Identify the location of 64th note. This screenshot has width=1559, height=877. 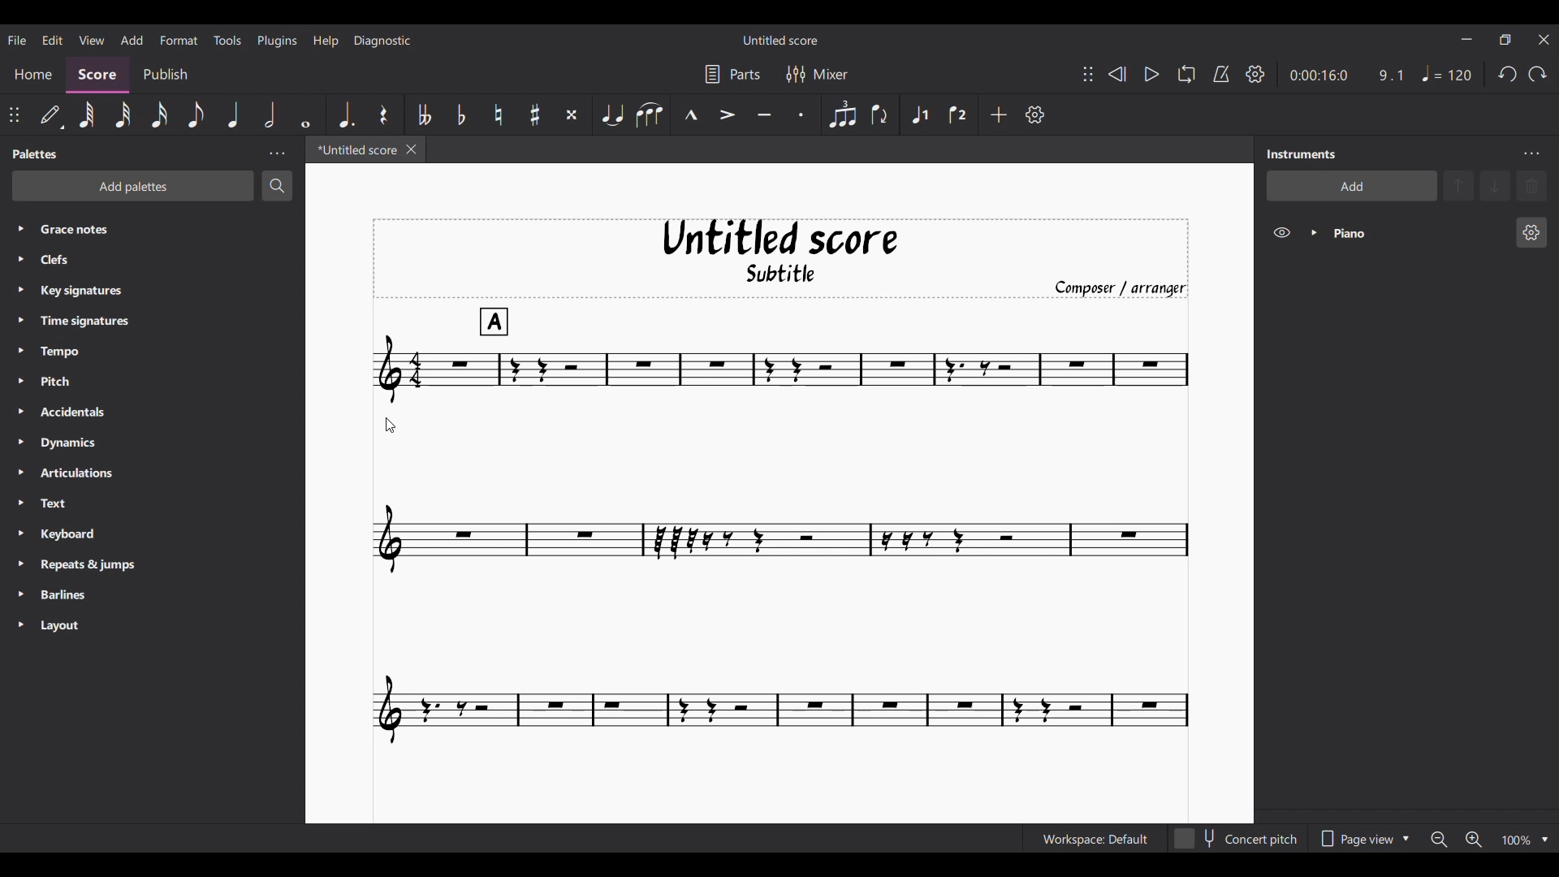
(87, 114).